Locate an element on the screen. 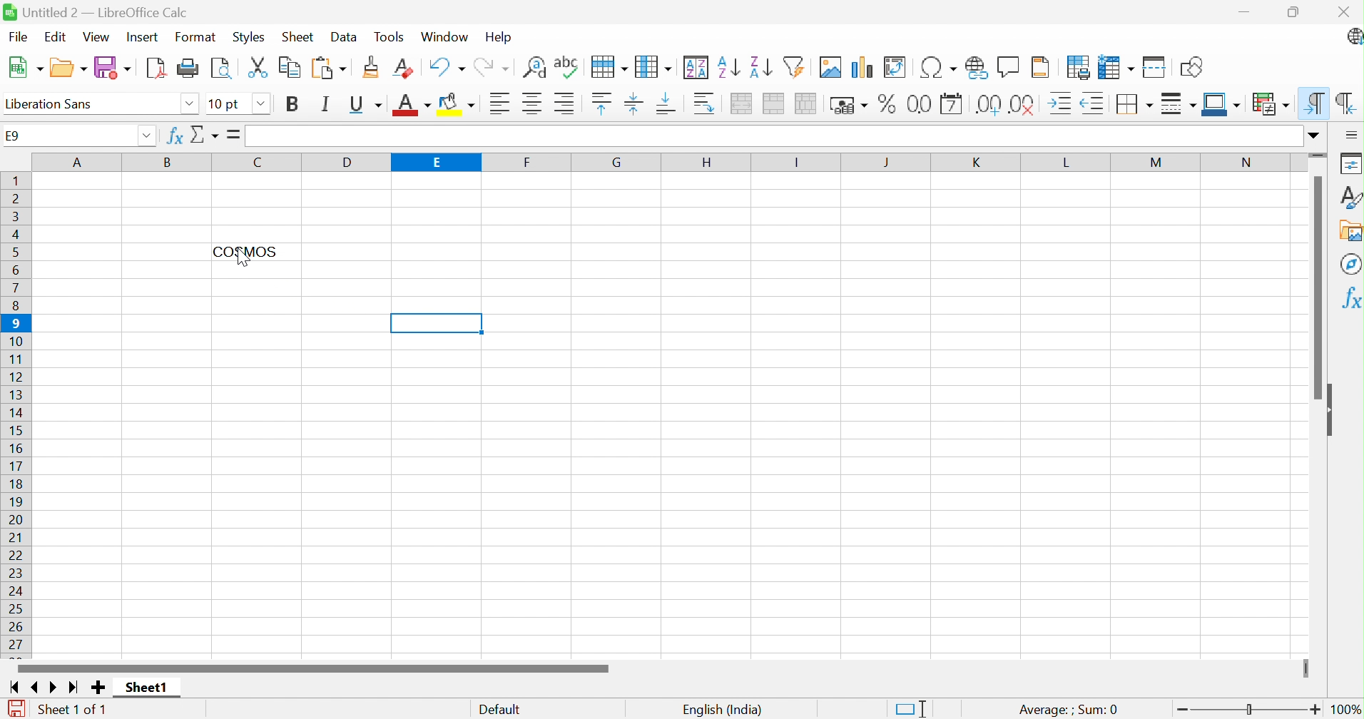  Scroll bar is located at coordinates (313, 666).